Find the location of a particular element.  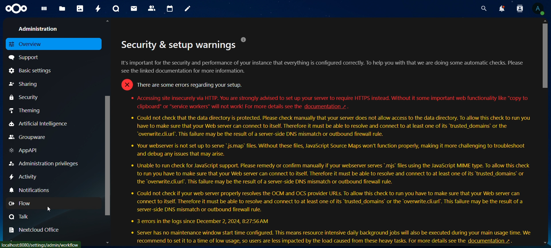

admnistration privileges is located at coordinates (44, 164).